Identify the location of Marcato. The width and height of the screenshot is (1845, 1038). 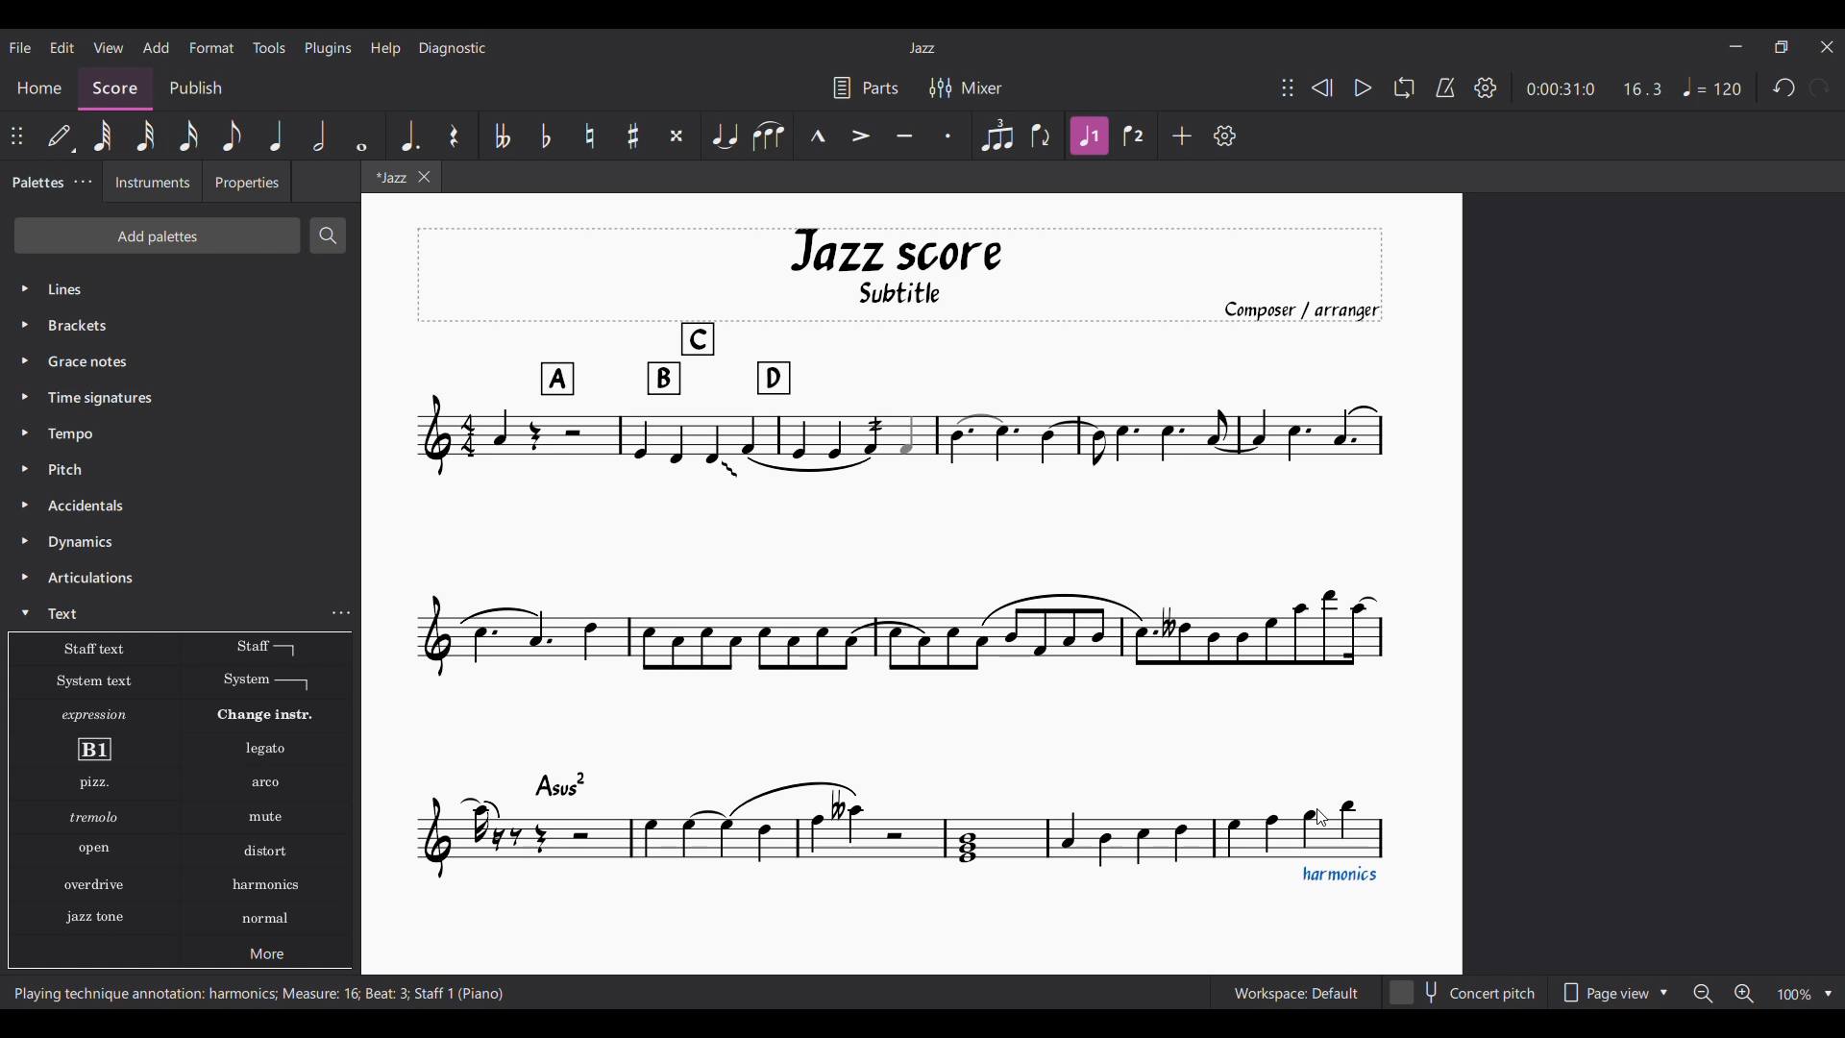
(819, 135).